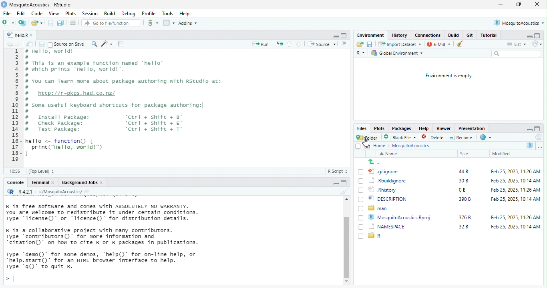 This screenshot has height=288, width=547. What do you see at coordinates (517, 172) in the screenshot?
I see `Feb 25, 2025, 11:26 AM.` at bounding box center [517, 172].